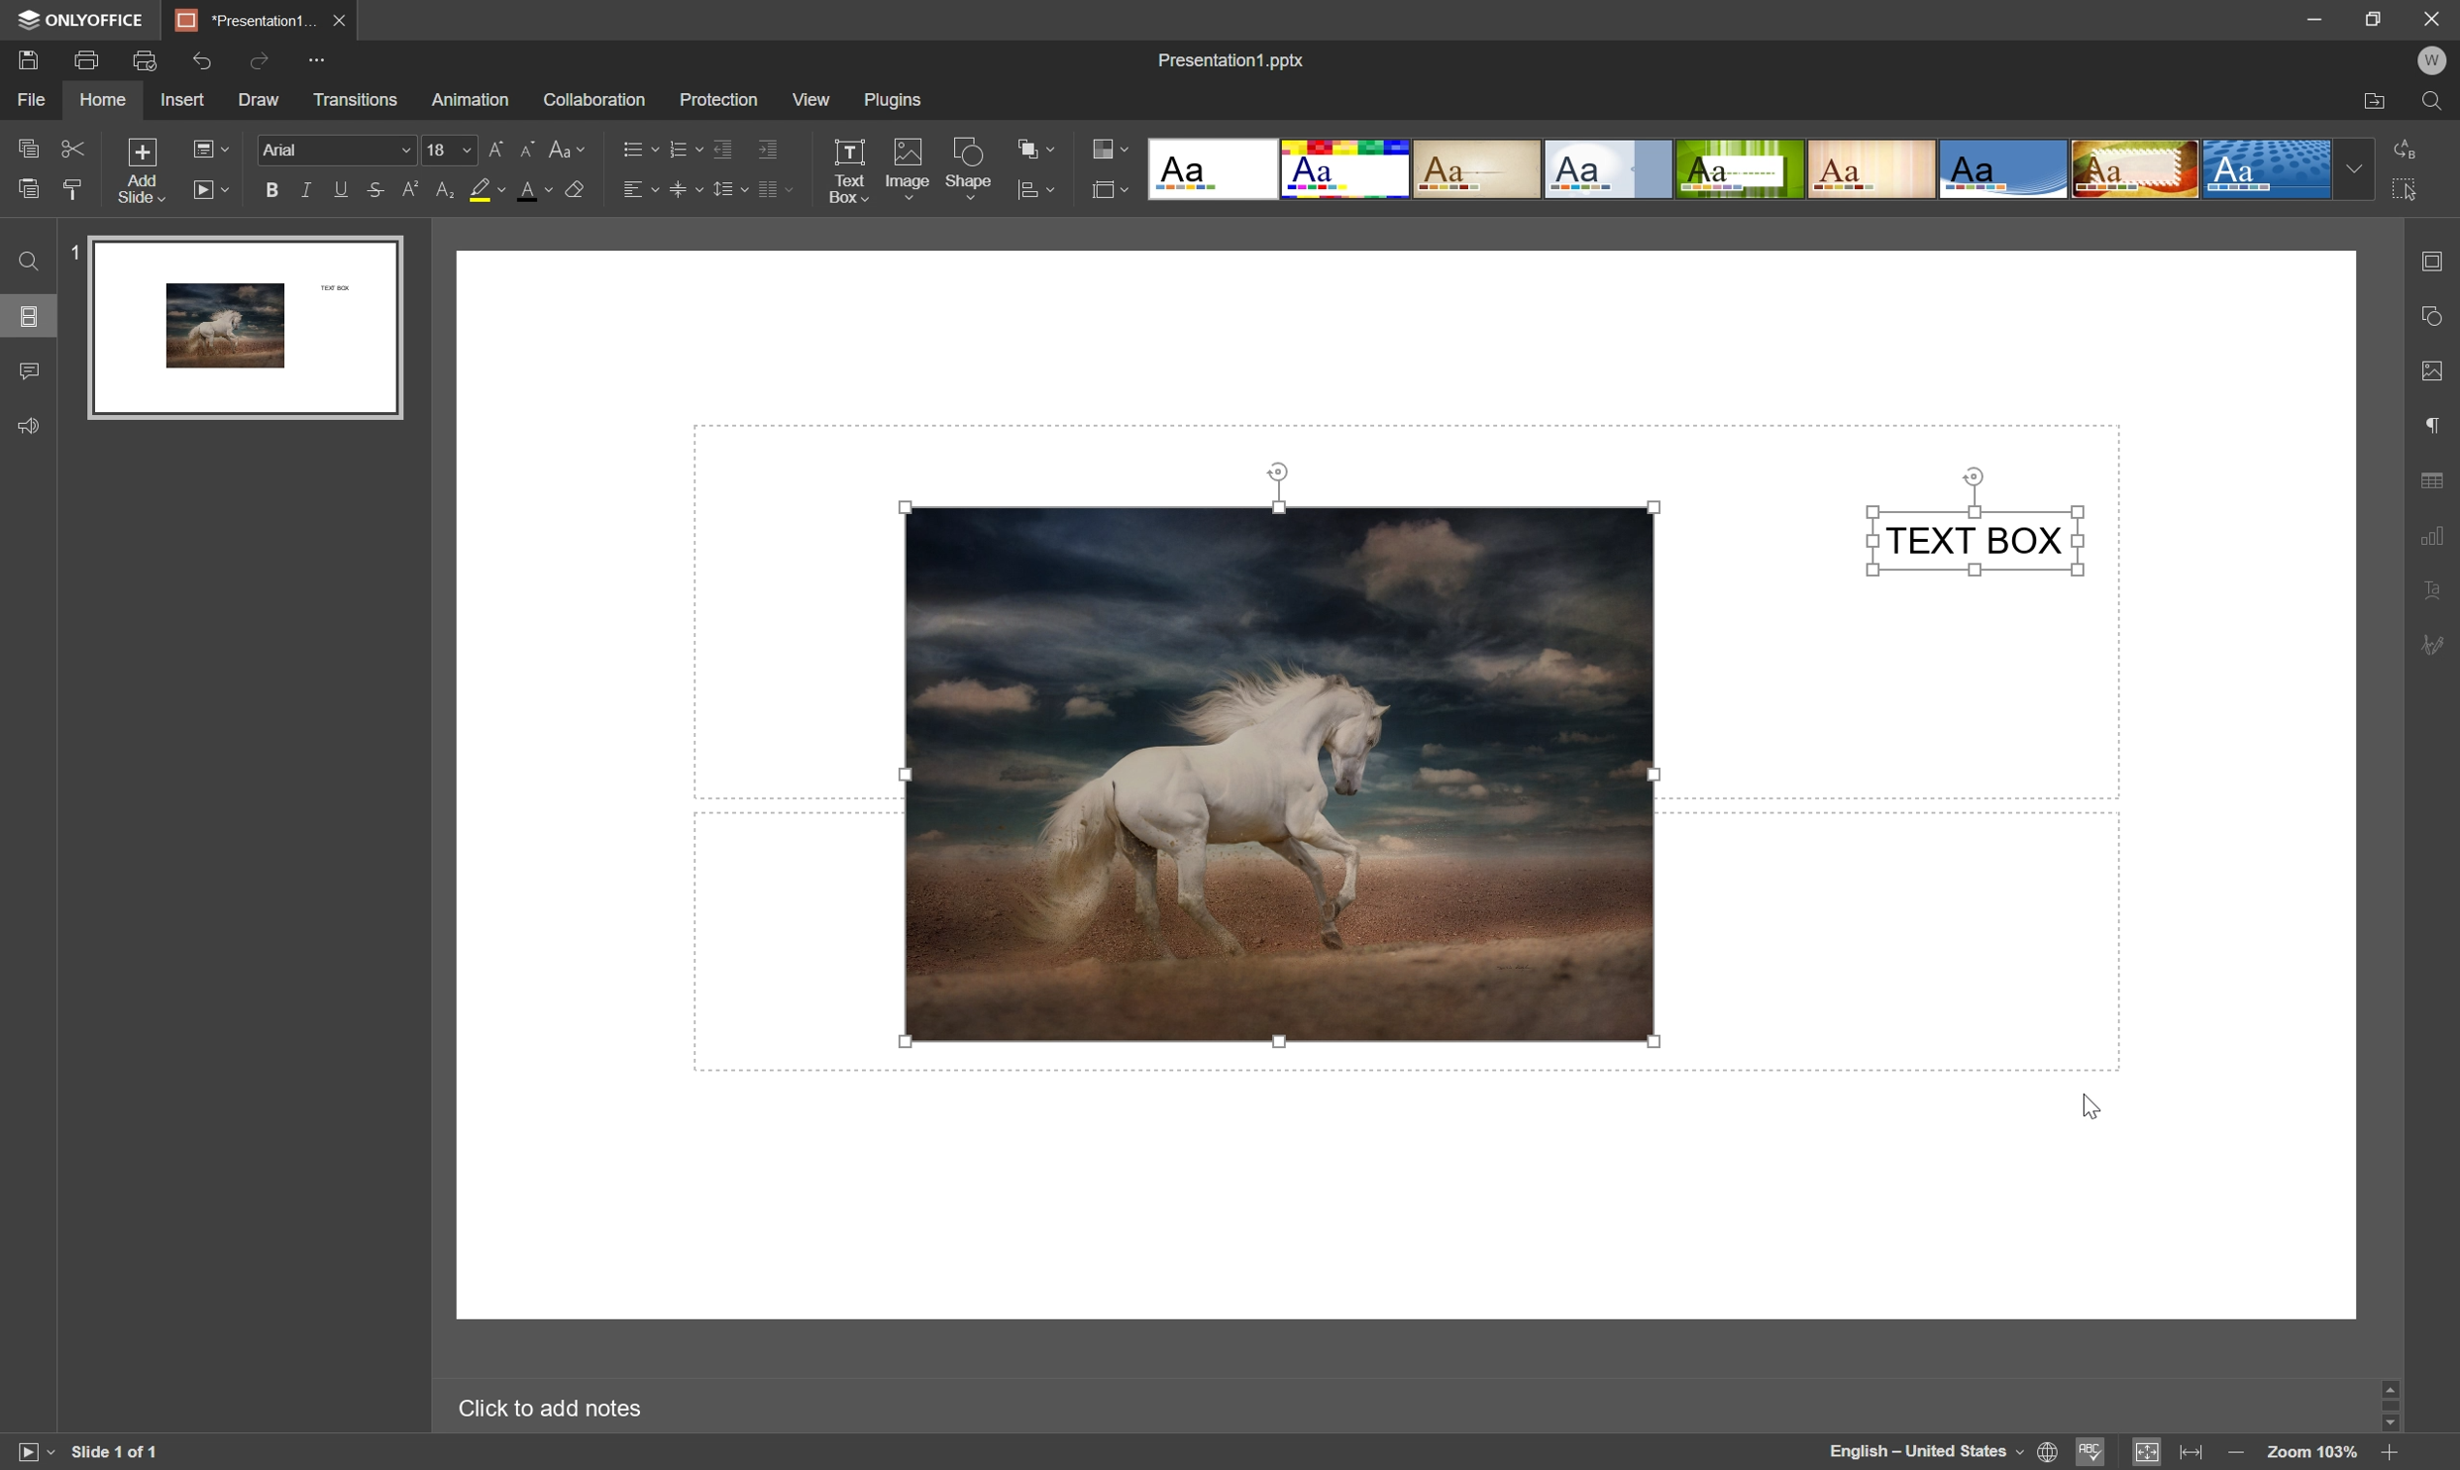  Describe the element at coordinates (2005, 170) in the screenshot. I see `Office` at that location.